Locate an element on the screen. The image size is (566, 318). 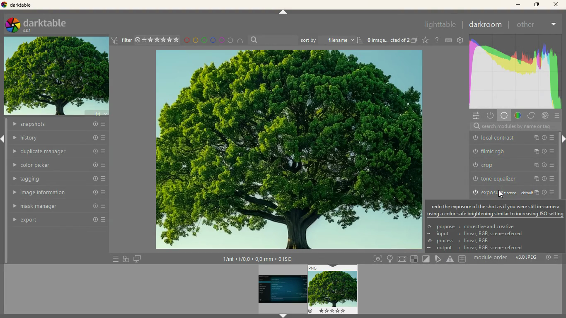
 is located at coordinates (512, 193).